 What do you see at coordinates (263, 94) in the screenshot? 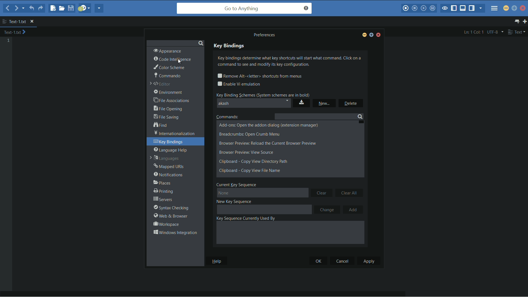
I see `key binding schemes (system schemes are in bold)` at bounding box center [263, 94].